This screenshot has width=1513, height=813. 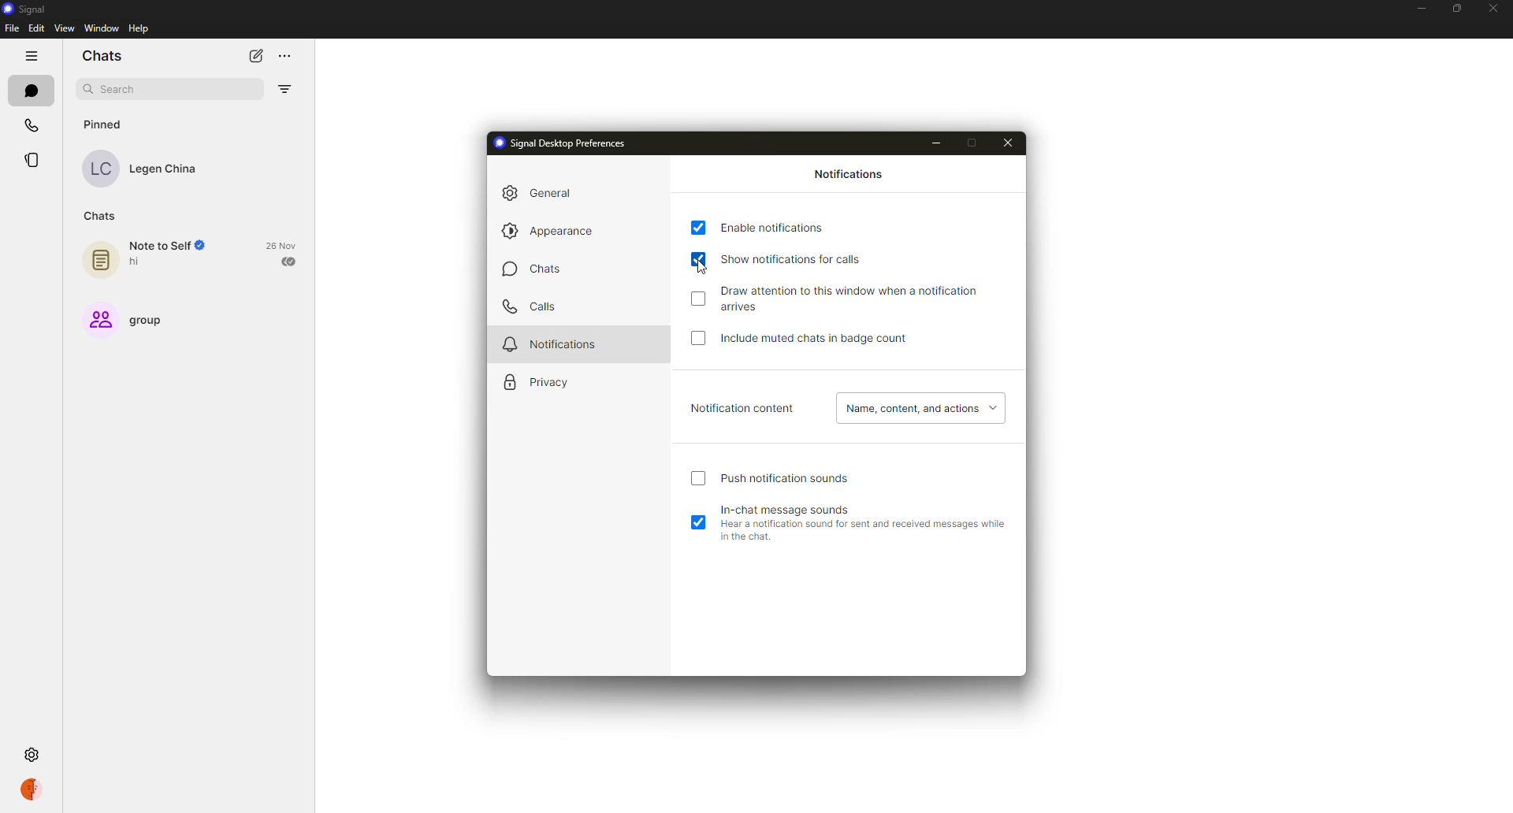 What do you see at coordinates (701, 269) in the screenshot?
I see `cursor` at bounding box center [701, 269].